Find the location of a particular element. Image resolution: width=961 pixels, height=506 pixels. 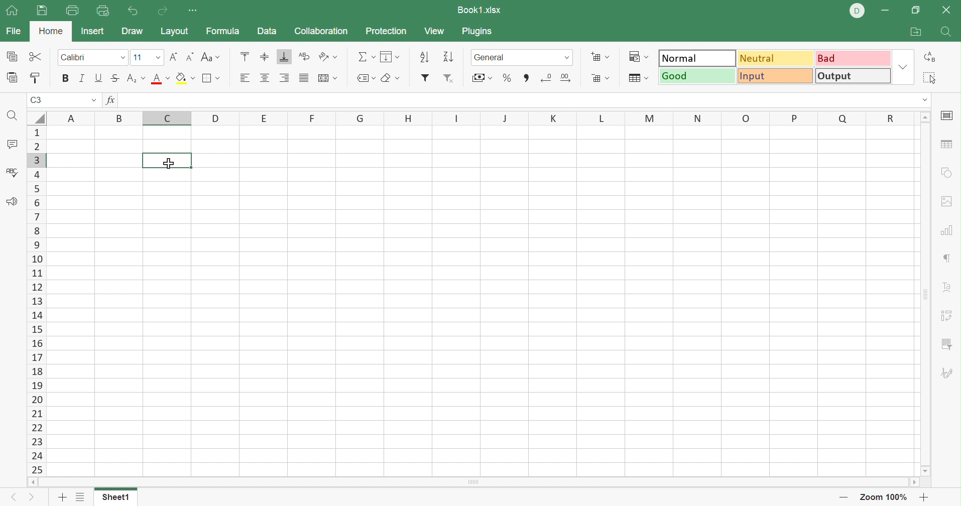

Increase decimal is located at coordinates (567, 78).